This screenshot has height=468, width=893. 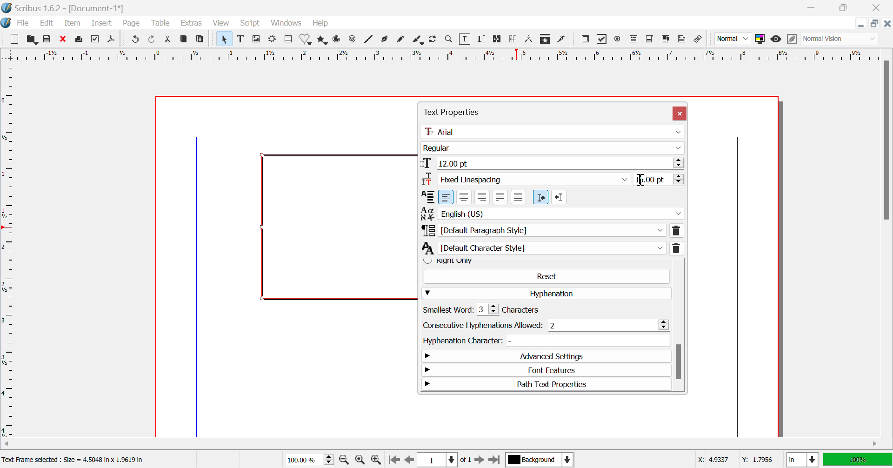 What do you see at coordinates (184, 39) in the screenshot?
I see `Copy` at bounding box center [184, 39].